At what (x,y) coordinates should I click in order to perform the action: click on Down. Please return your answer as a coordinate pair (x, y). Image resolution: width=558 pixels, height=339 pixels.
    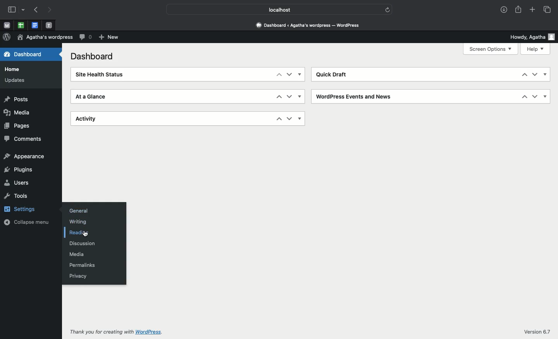
    Looking at the image, I should click on (291, 75).